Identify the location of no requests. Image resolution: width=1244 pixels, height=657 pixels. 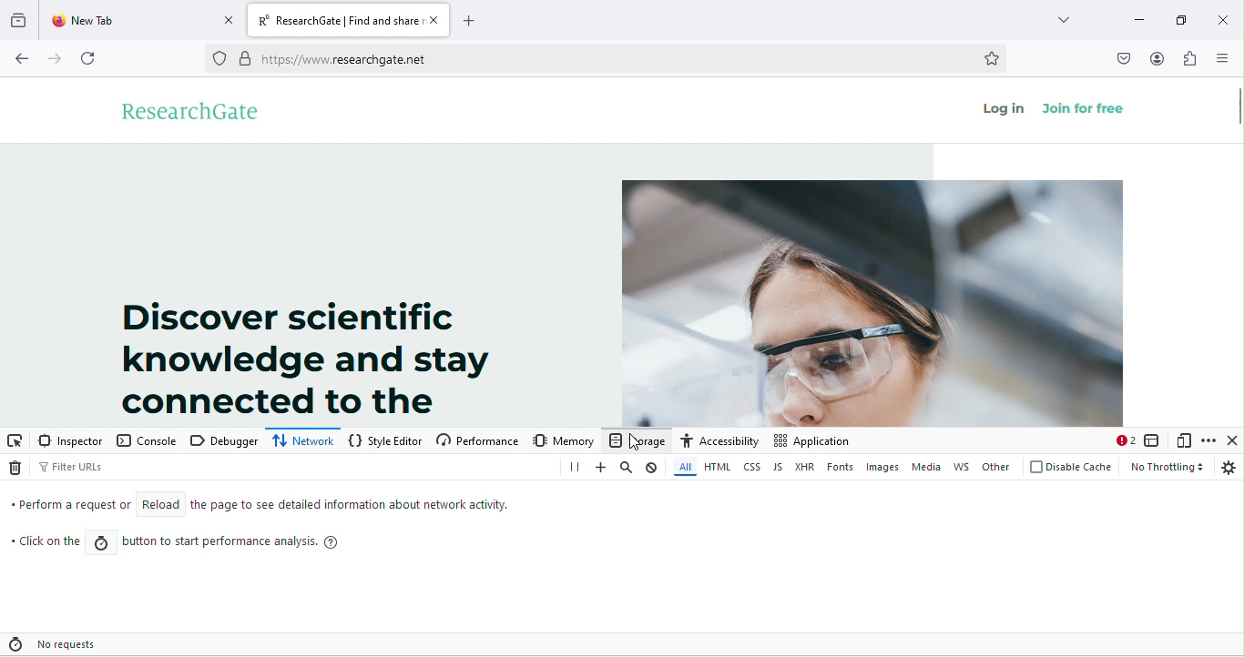
(56, 644).